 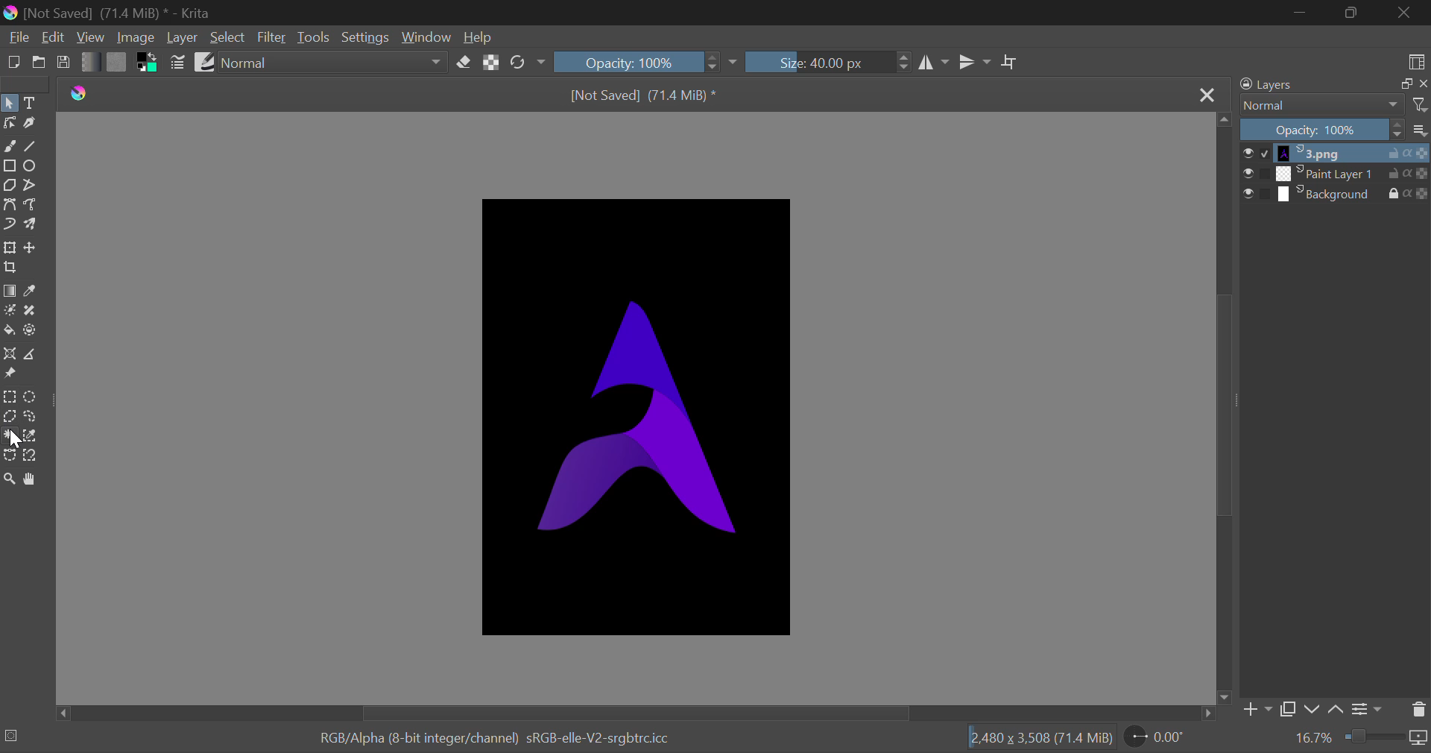 What do you see at coordinates (13, 14) in the screenshot?
I see `logo` at bounding box center [13, 14].